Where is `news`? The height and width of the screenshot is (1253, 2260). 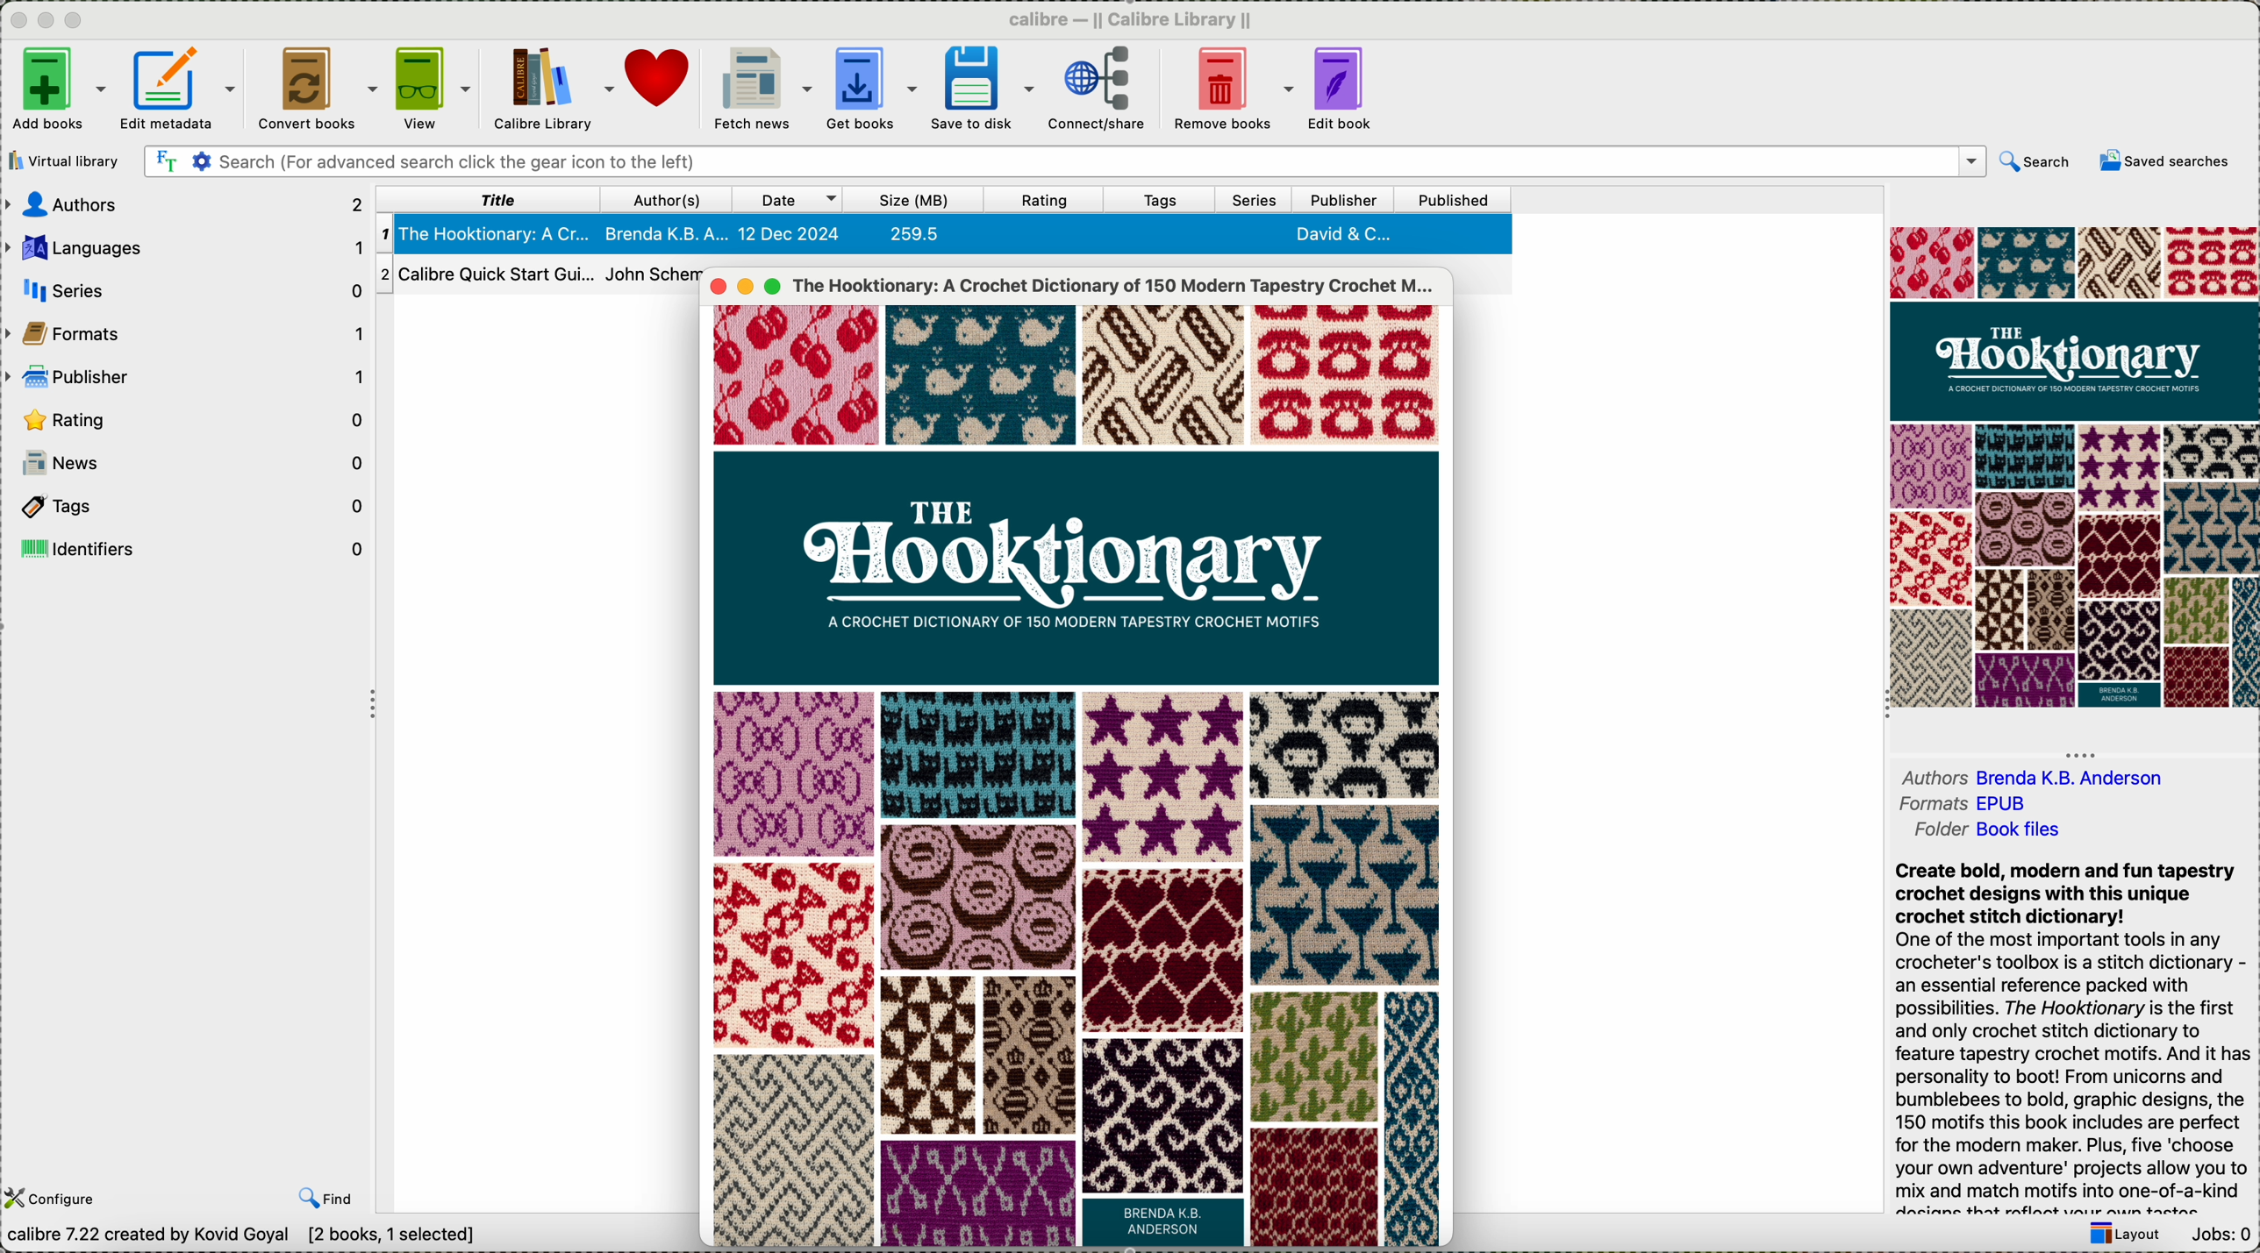 news is located at coordinates (188, 462).